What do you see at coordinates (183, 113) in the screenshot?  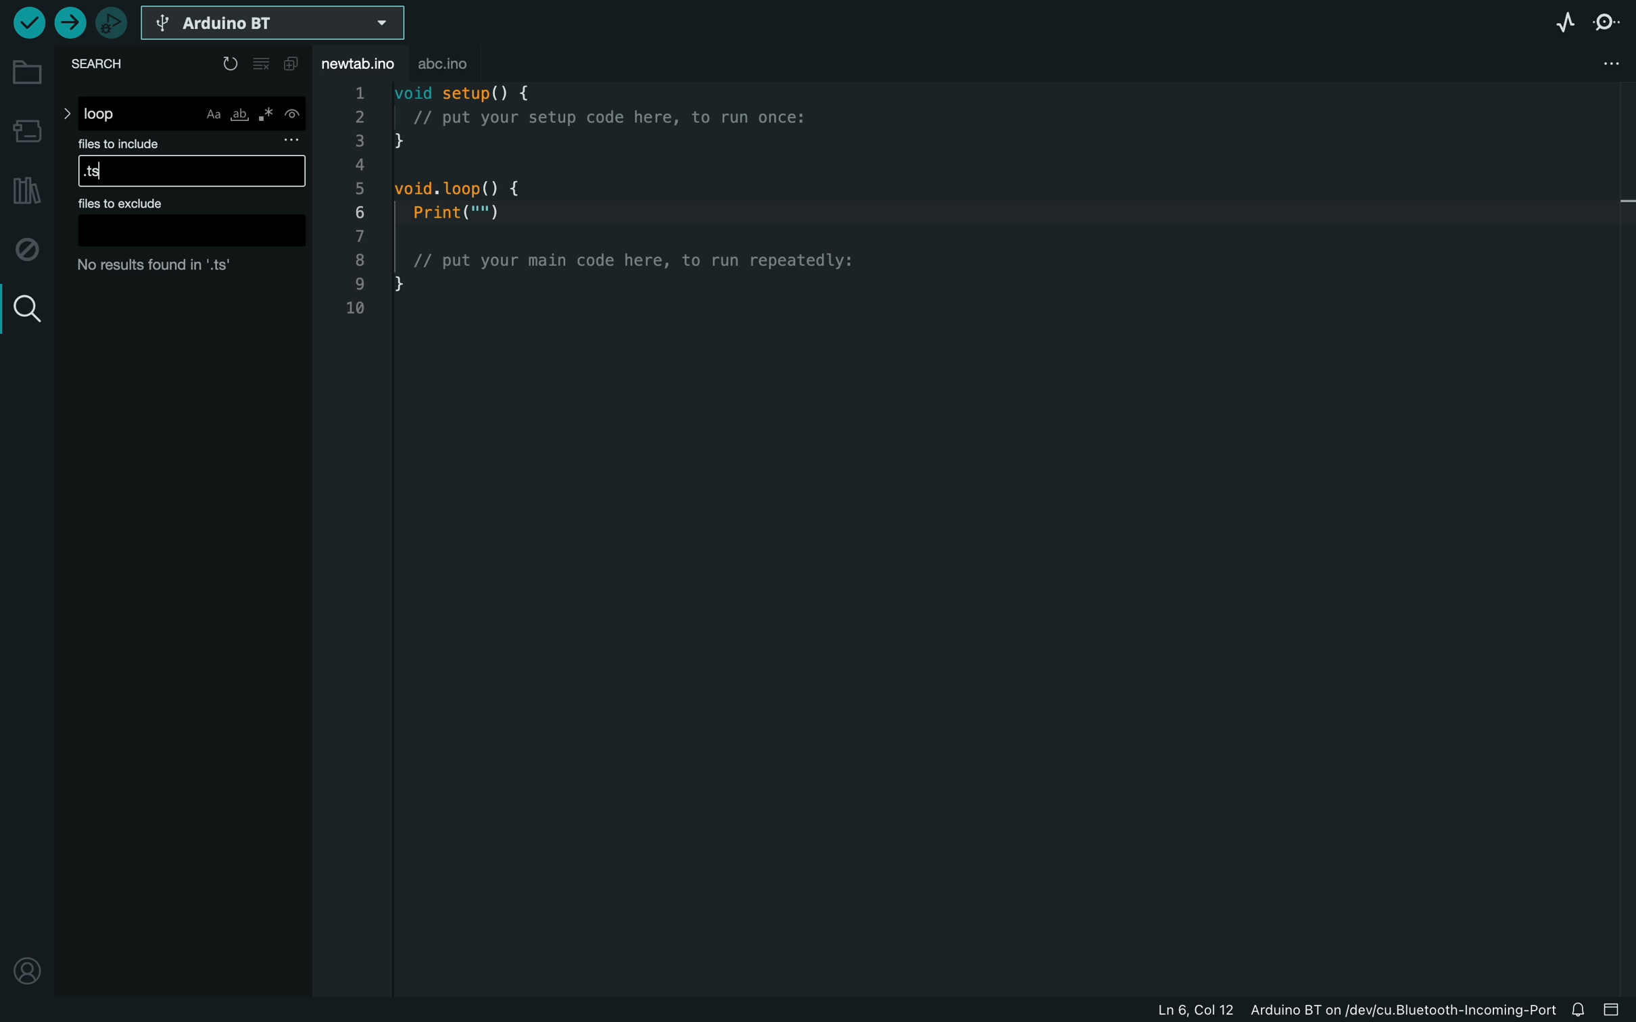 I see `loop` at bounding box center [183, 113].